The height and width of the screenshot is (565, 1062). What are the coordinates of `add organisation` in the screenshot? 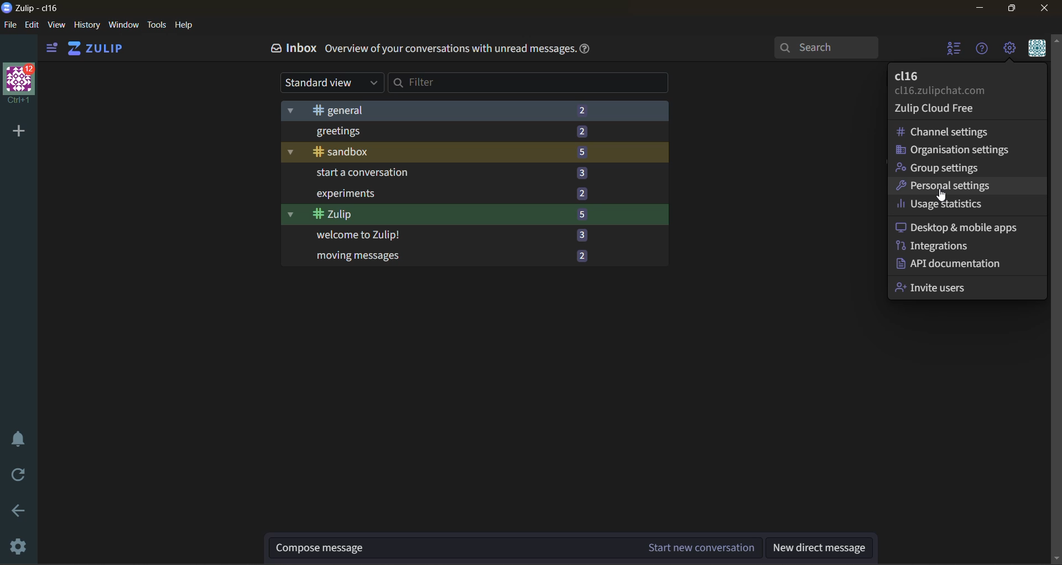 It's located at (17, 131).